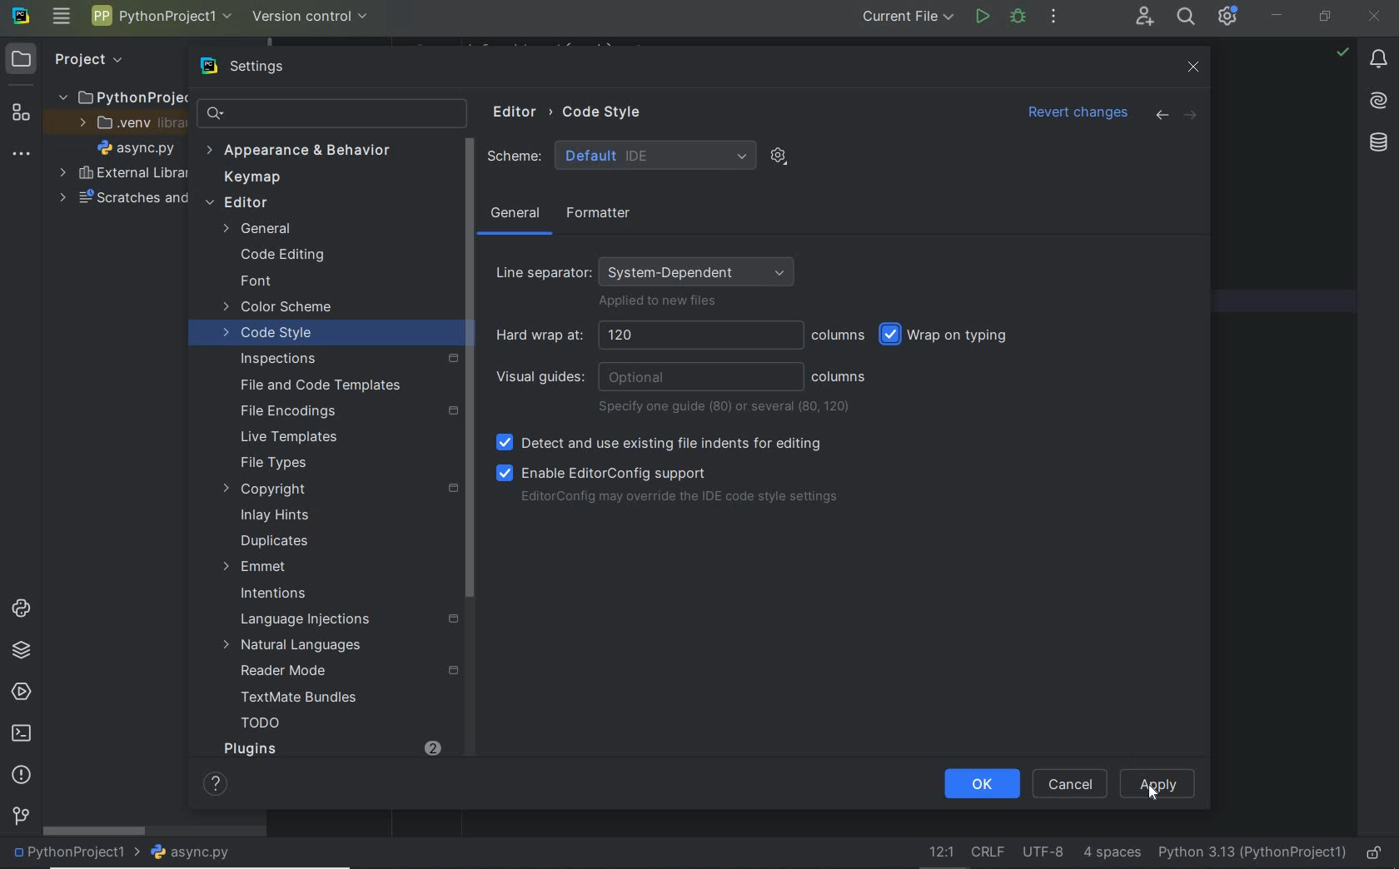  I want to click on TODO, so click(261, 726).